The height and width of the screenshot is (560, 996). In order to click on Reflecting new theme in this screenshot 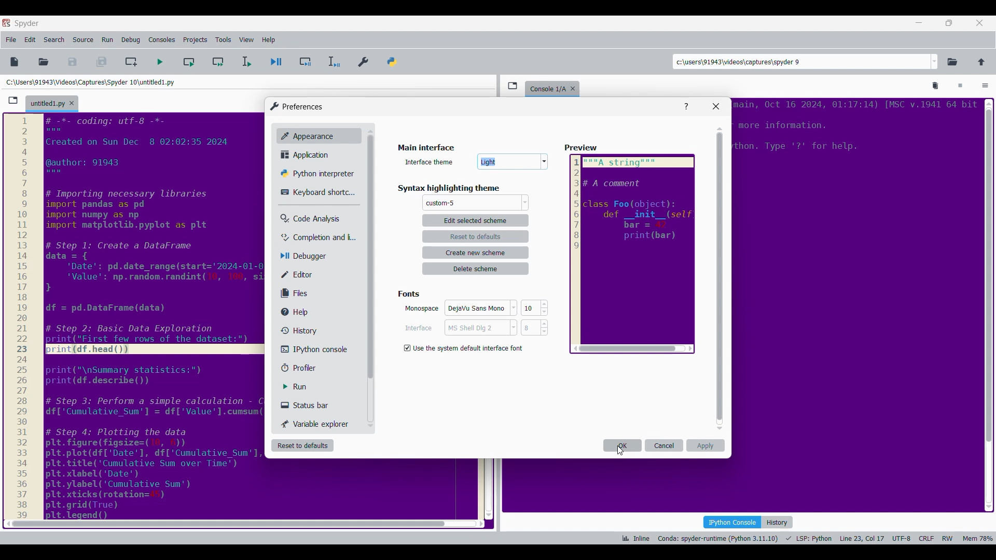, I will do `click(154, 316)`.